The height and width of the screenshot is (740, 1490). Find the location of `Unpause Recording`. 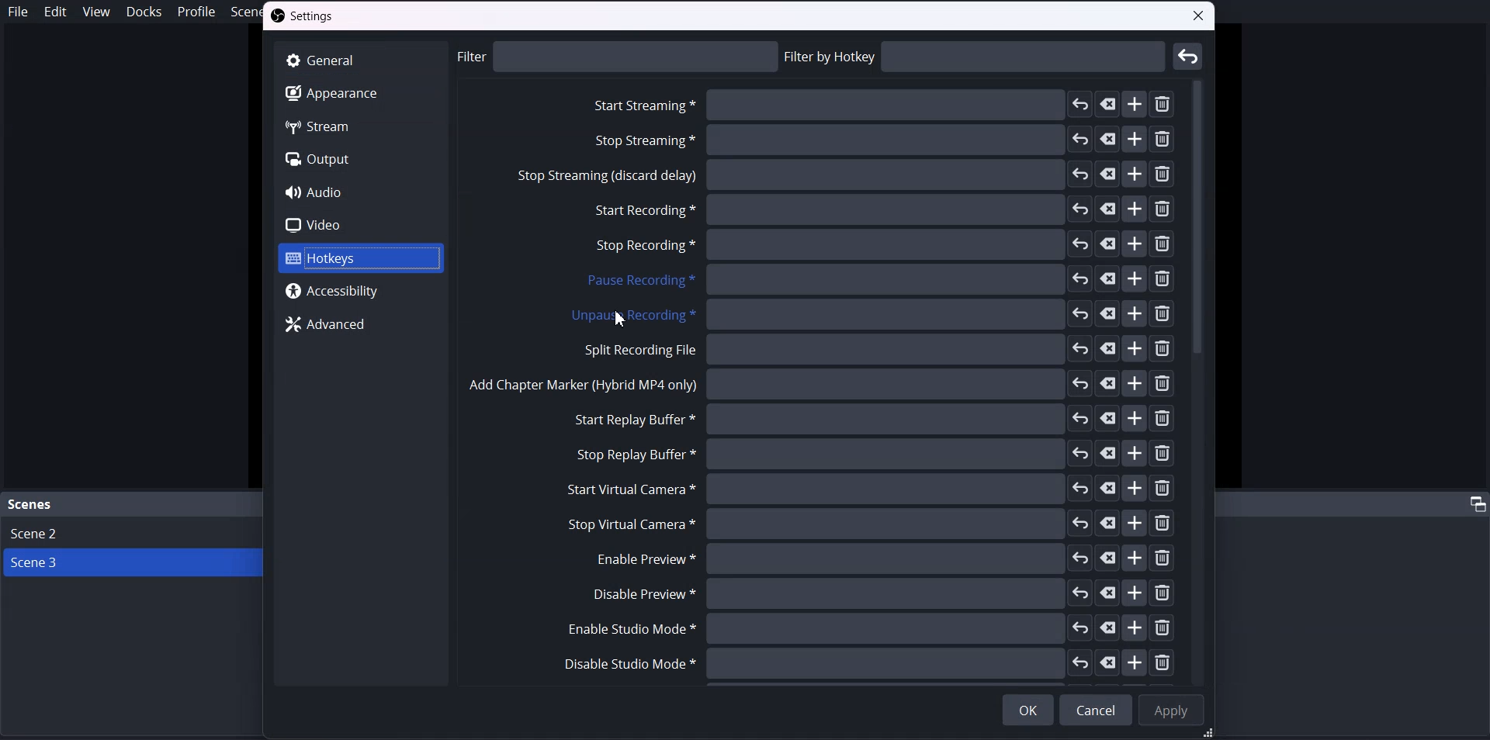

Unpause Recording is located at coordinates (624, 318).